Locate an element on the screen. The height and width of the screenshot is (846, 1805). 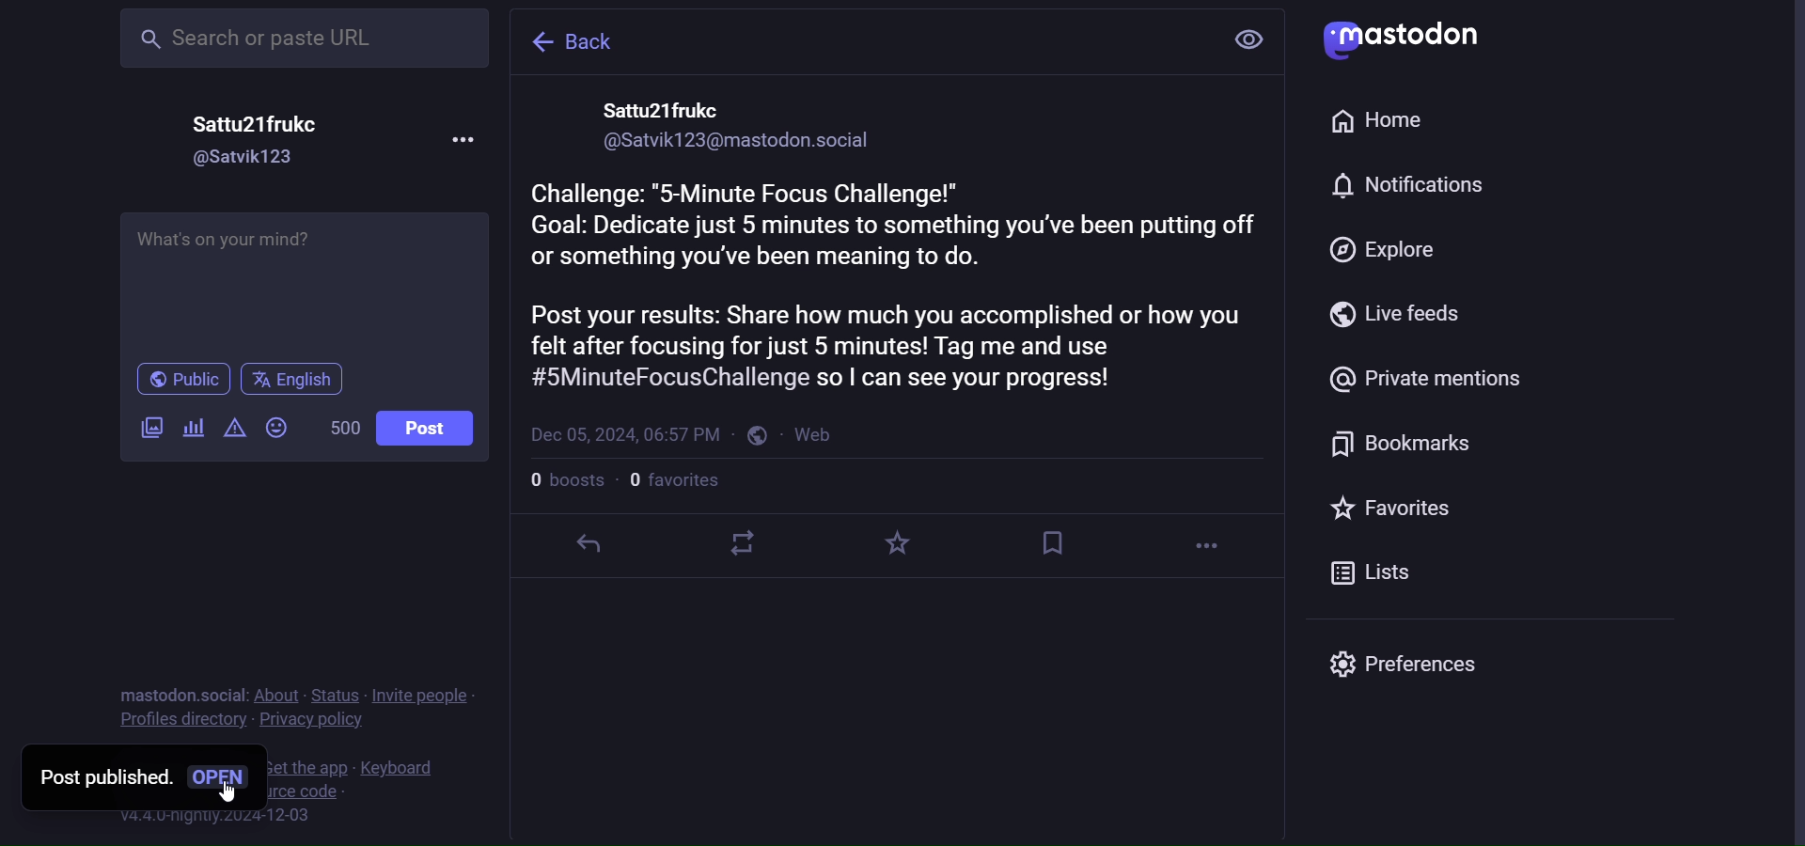
images/videos is located at coordinates (147, 428).